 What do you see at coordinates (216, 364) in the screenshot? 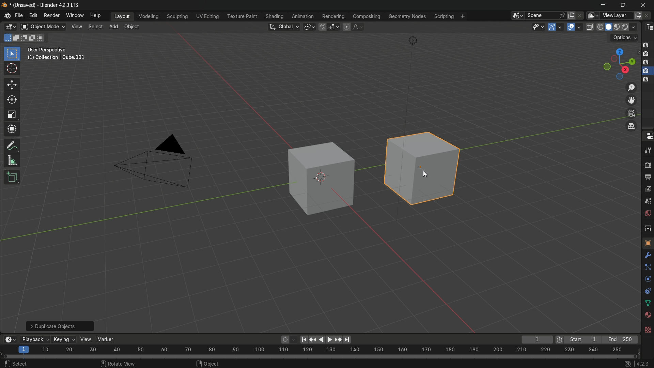
I see `Snap Invert` at bounding box center [216, 364].